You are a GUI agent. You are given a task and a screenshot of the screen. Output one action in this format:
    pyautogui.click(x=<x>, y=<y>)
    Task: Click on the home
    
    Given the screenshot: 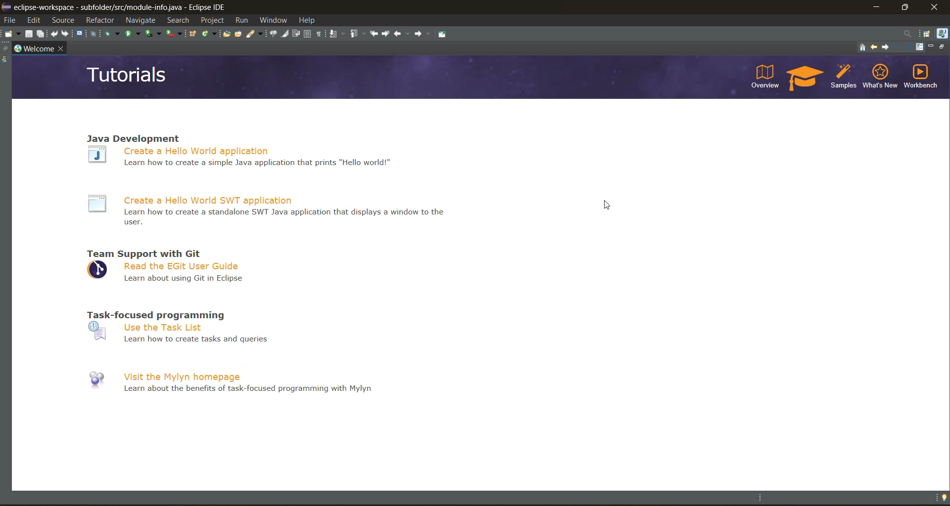 What is the action you would take?
    pyautogui.click(x=862, y=48)
    